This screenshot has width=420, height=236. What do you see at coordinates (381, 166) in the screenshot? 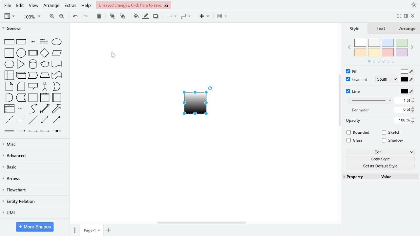
I see `set as default style` at bounding box center [381, 166].